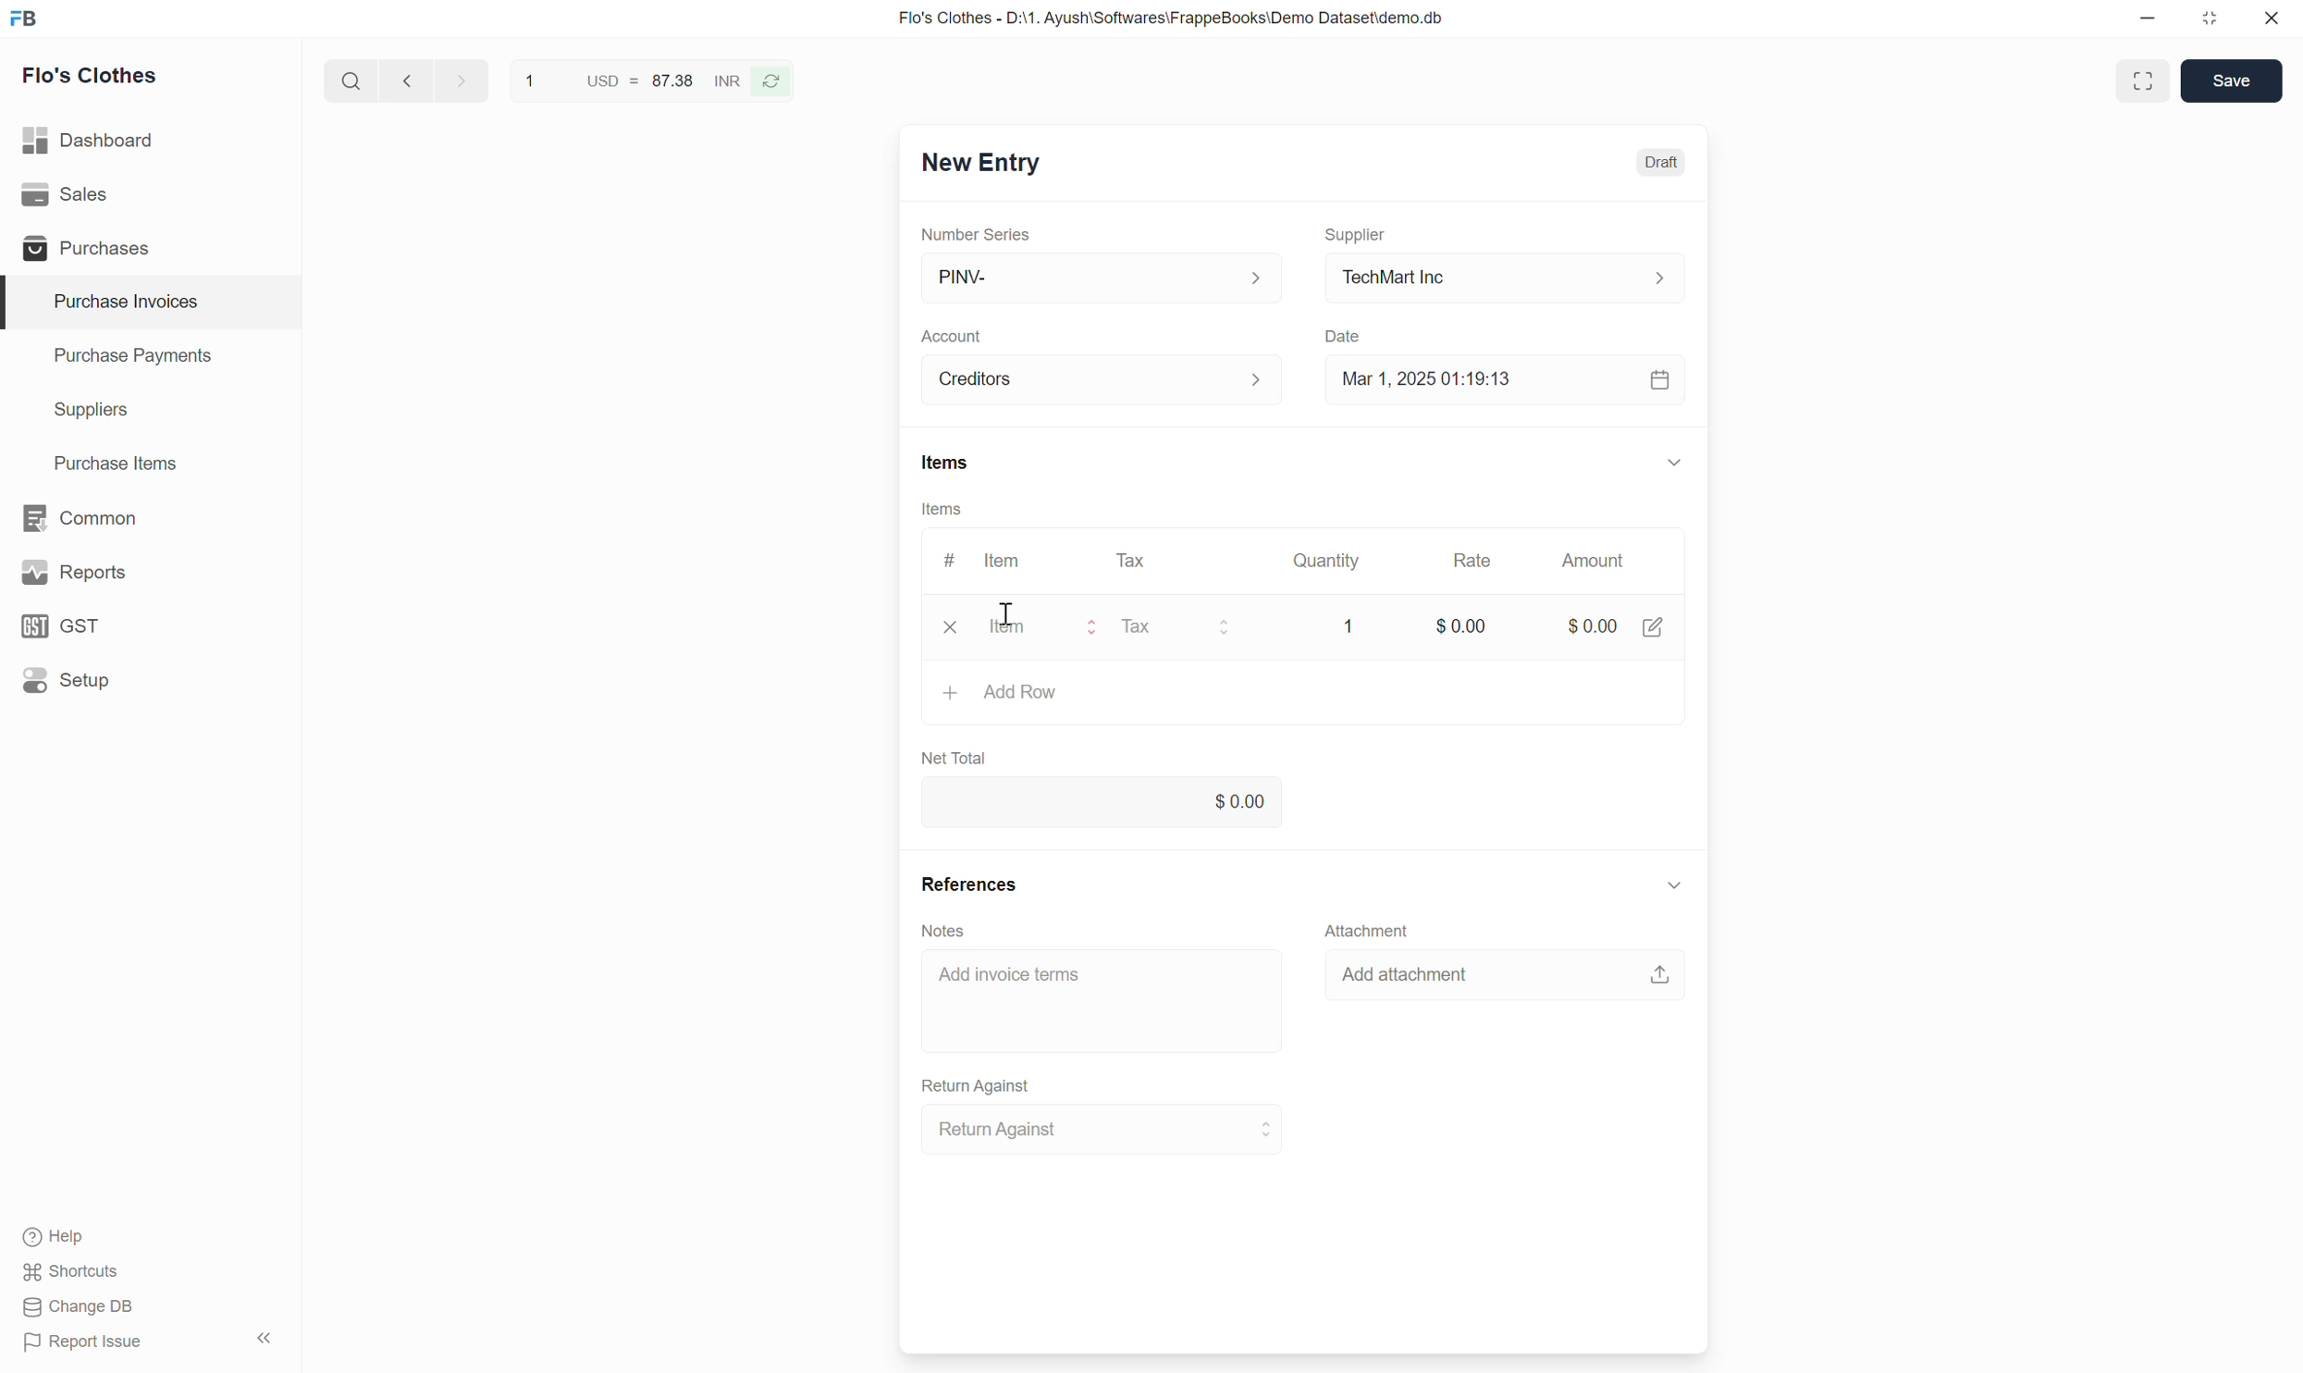 The image size is (2303, 1373). Describe the element at coordinates (2141, 80) in the screenshot. I see `Toggle between form and full width` at that location.